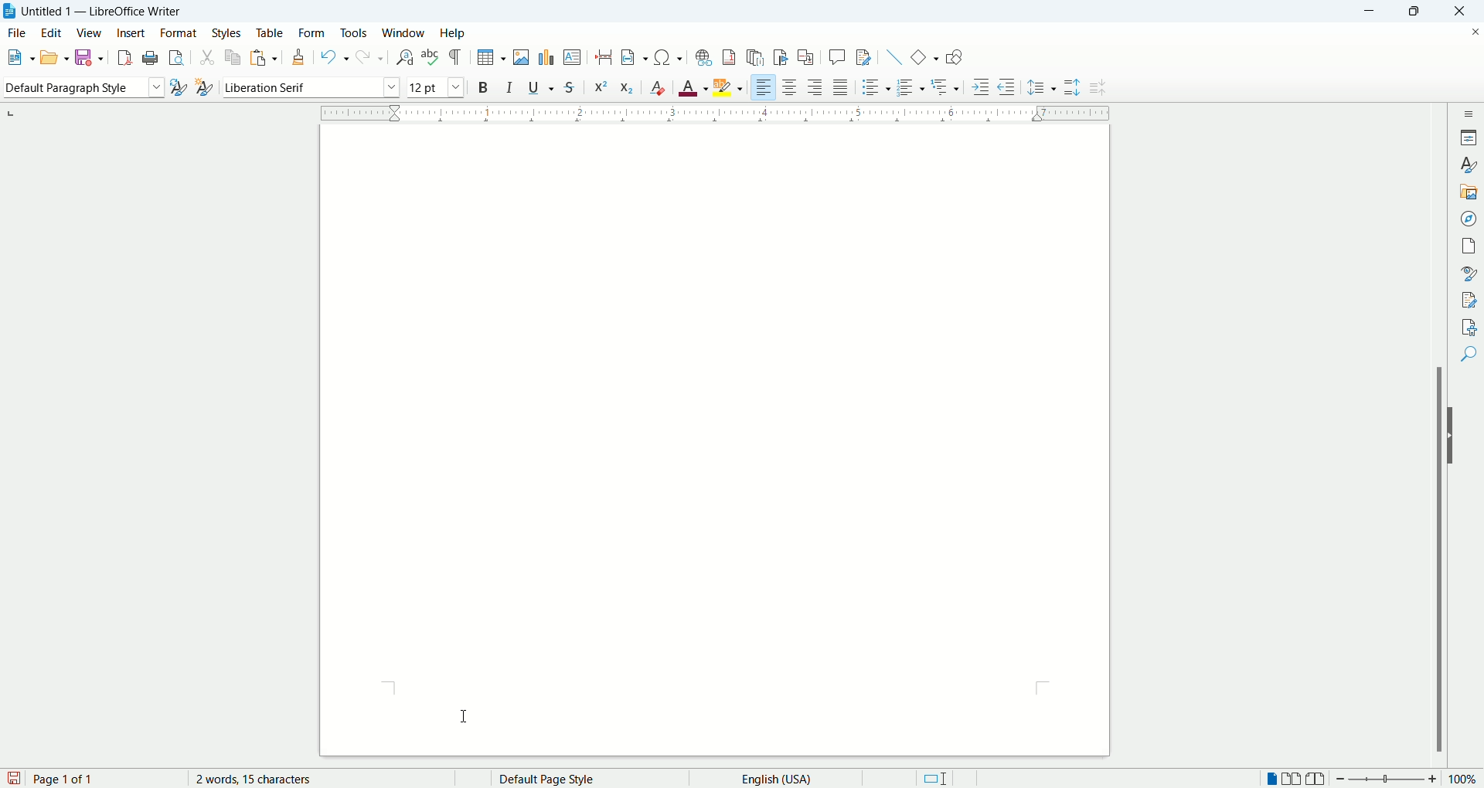  I want to click on insert basic shapes, so click(925, 56).